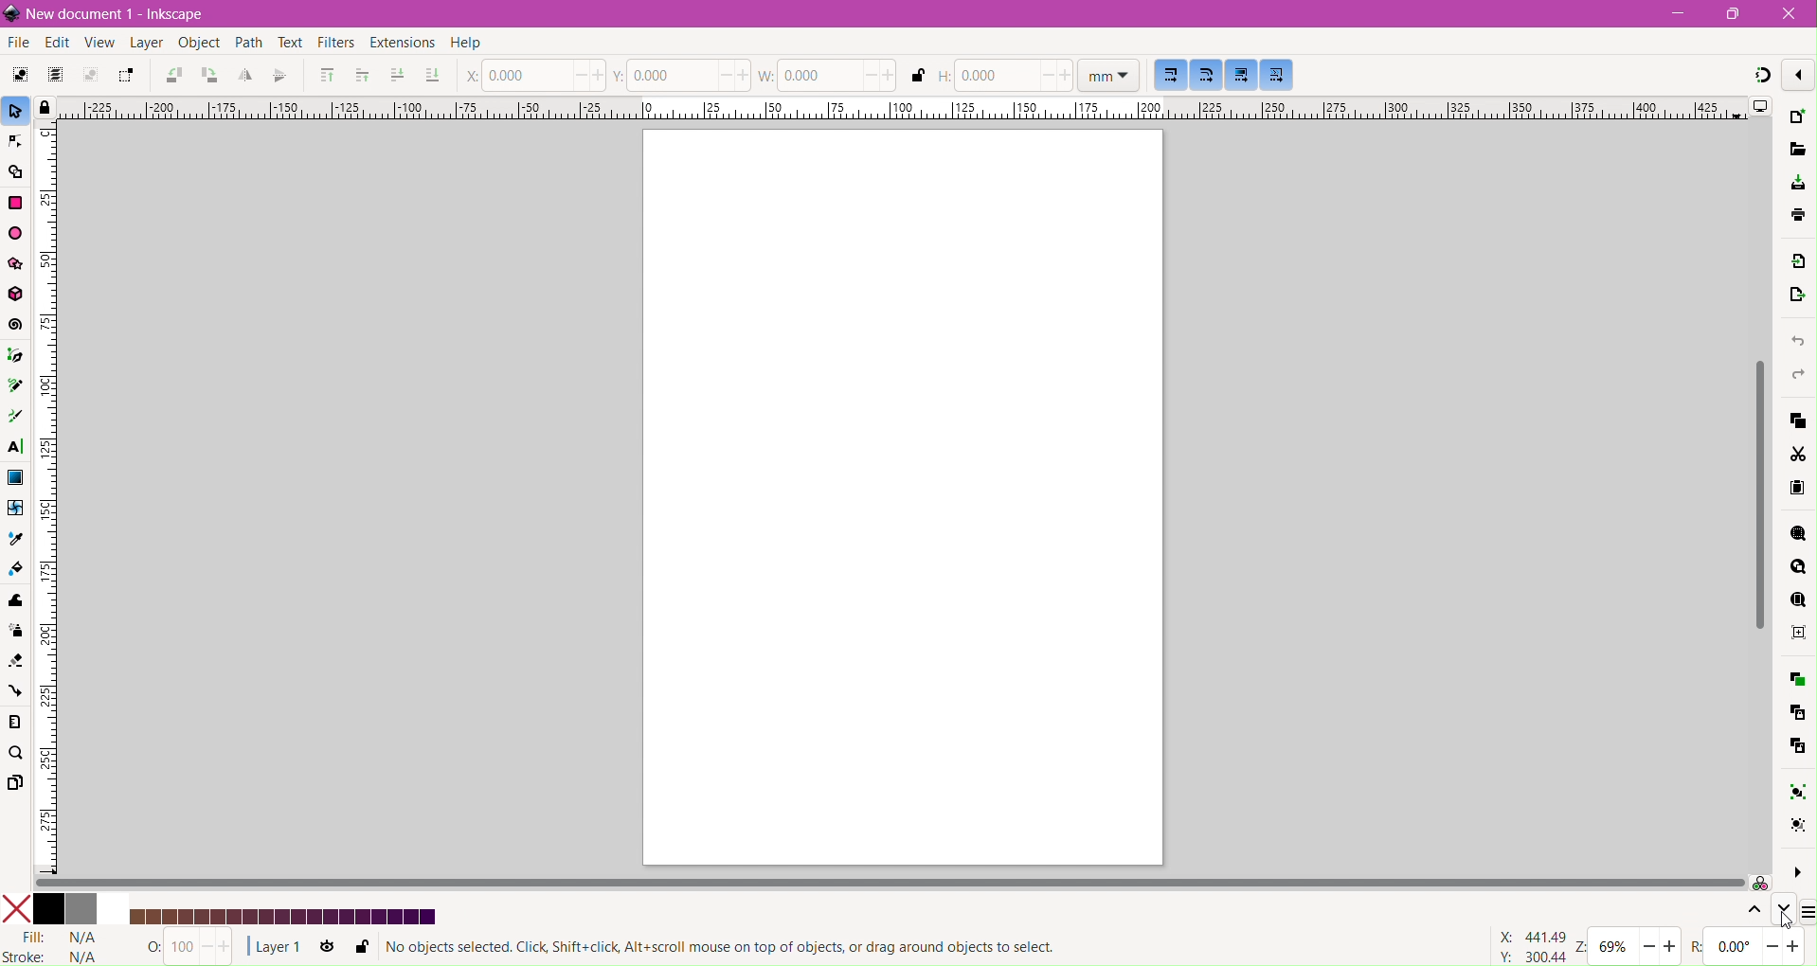  Describe the element at coordinates (97, 43) in the screenshot. I see `View` at that location.